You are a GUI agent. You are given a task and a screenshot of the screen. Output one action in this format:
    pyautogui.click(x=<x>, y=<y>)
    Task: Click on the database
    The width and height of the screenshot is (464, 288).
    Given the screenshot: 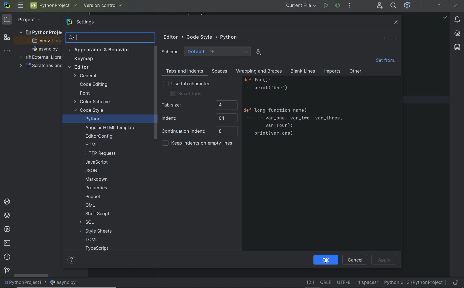 What is the action you would take?
    pyautogui.click(x=456, y=48)
    